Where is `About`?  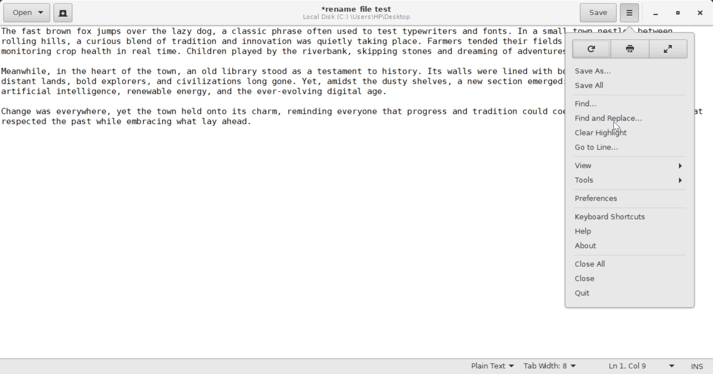 About is located at coordinates (631, 247).